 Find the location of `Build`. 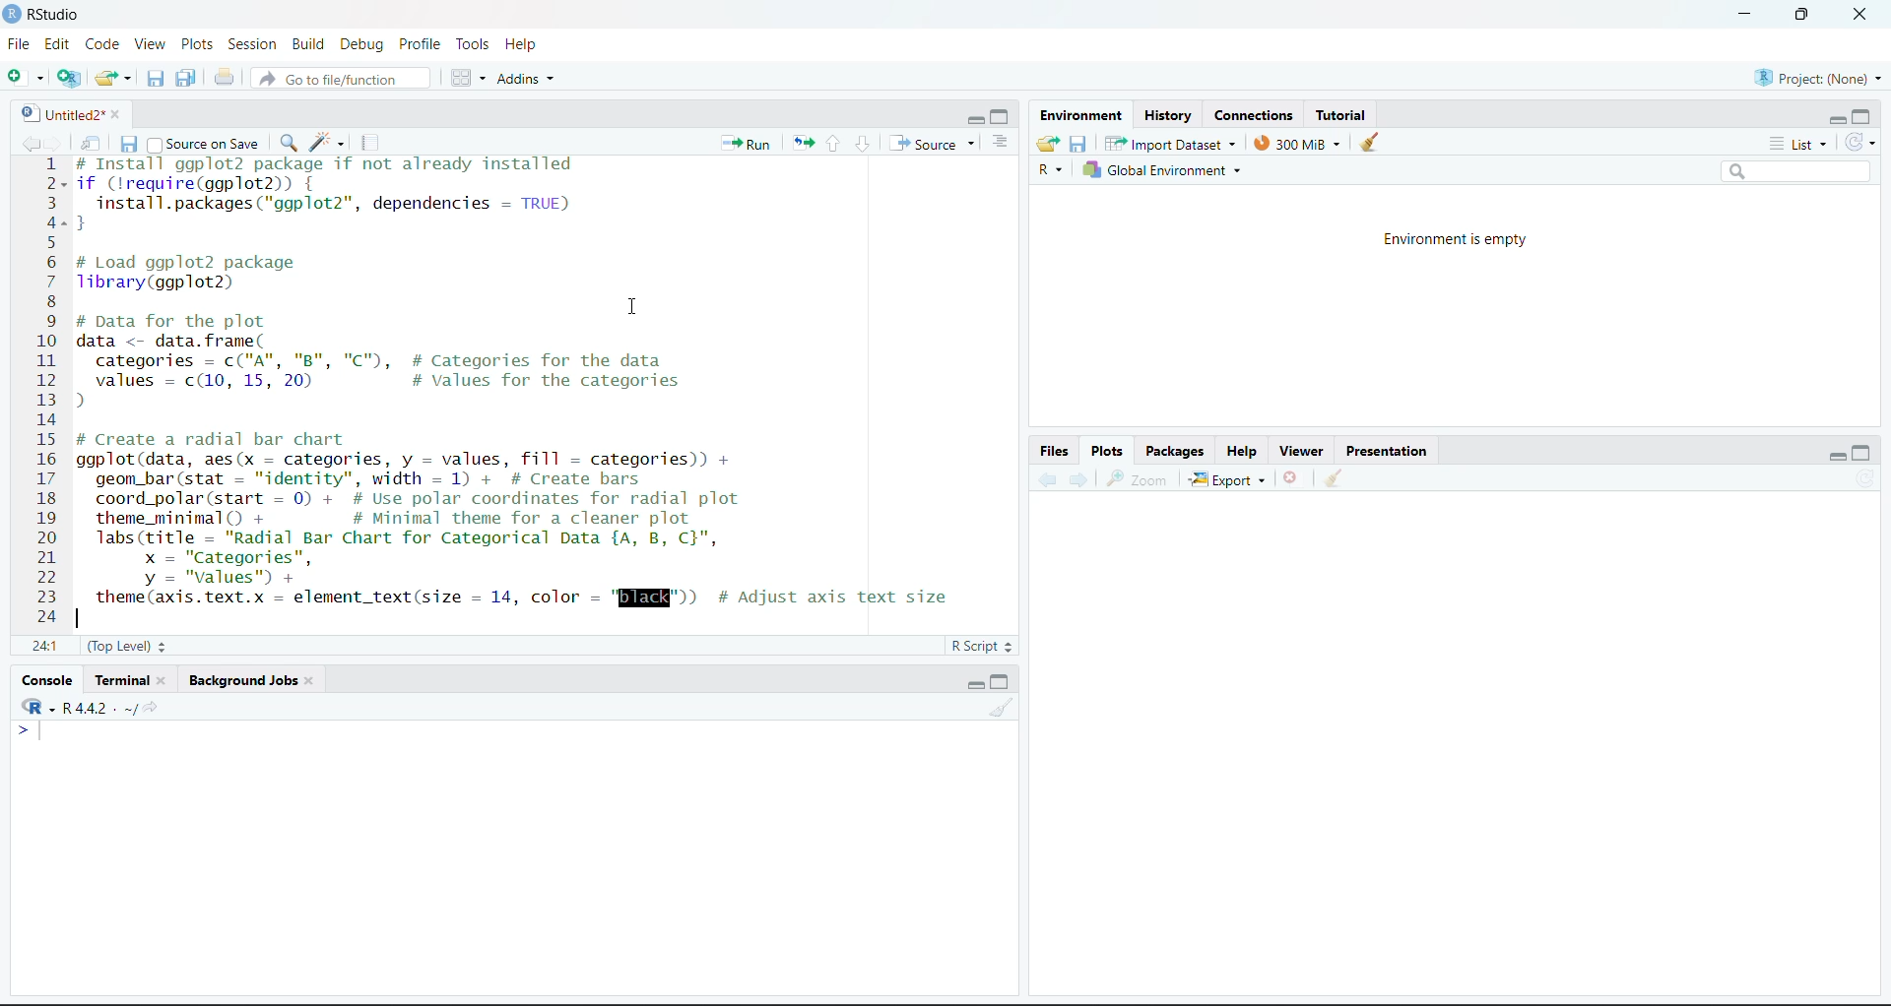

Build is located at coordinates (308, 44).